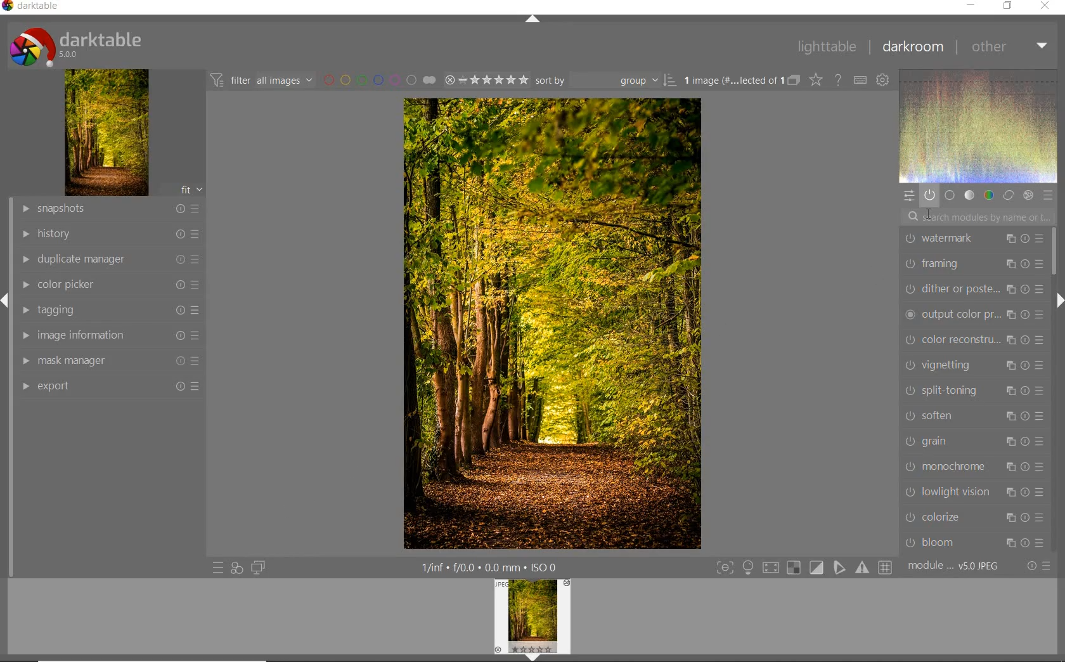 The height and width of the screenshot is (662, 1065). I want to click on sort, so click(605, 81).